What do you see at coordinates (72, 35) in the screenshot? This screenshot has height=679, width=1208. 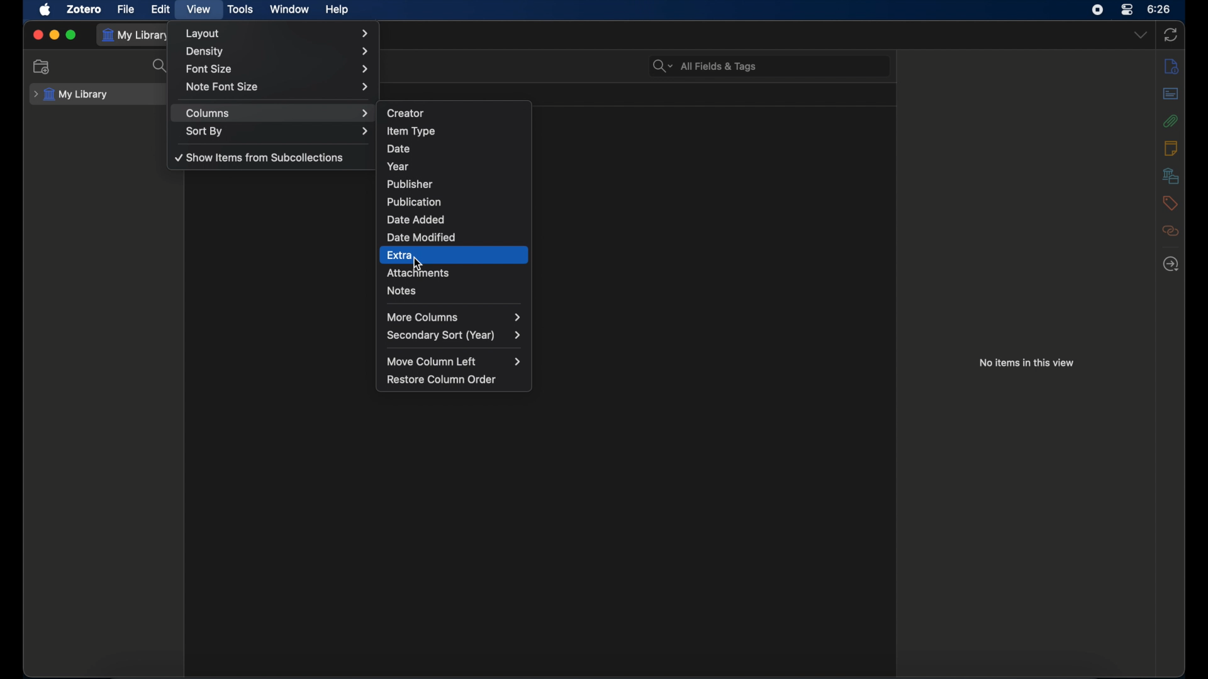 I see `maximize` at bounding box center [72, 35].